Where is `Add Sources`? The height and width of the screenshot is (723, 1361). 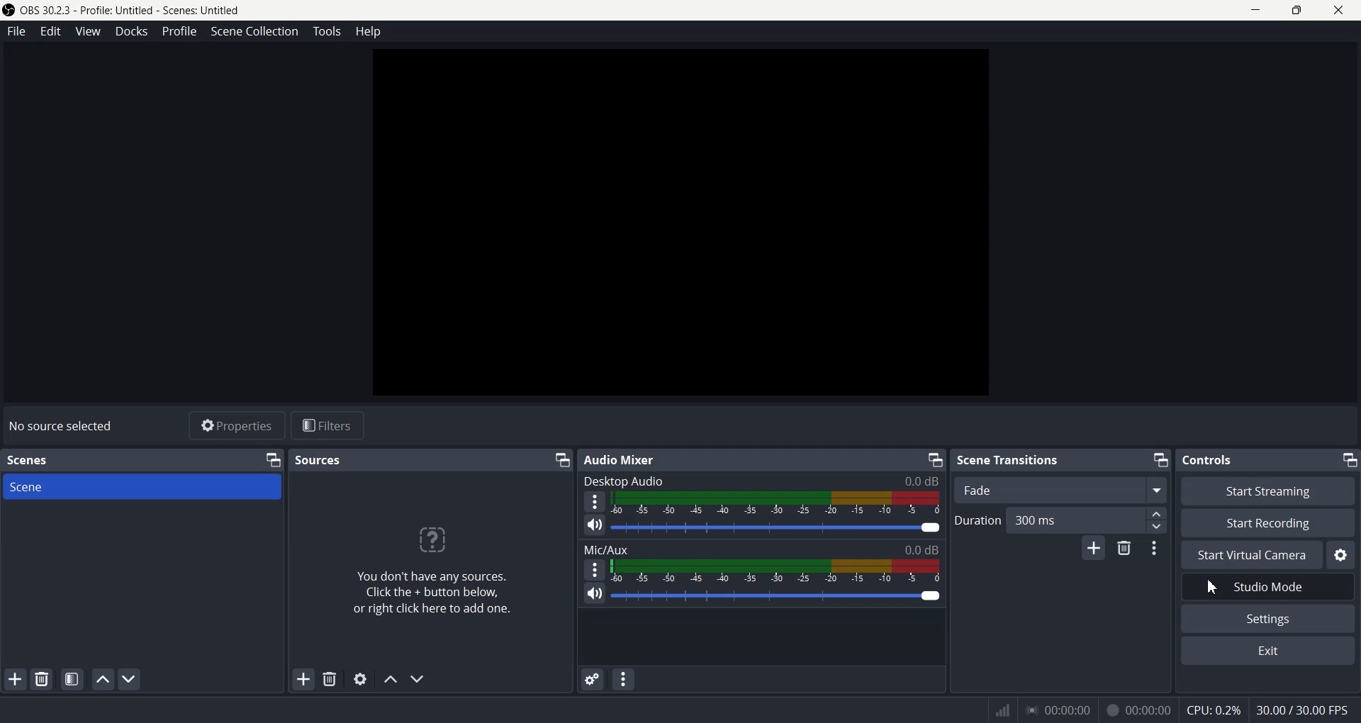
Add Sources is located at coordinates (302, 679).